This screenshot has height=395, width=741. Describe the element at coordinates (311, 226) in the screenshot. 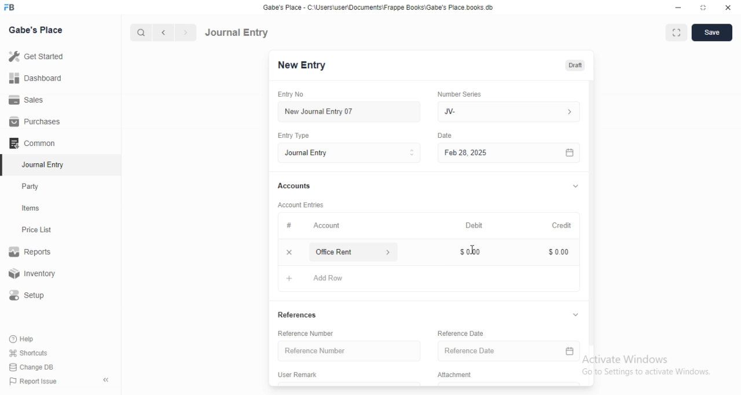

I see `# Account` at that location.